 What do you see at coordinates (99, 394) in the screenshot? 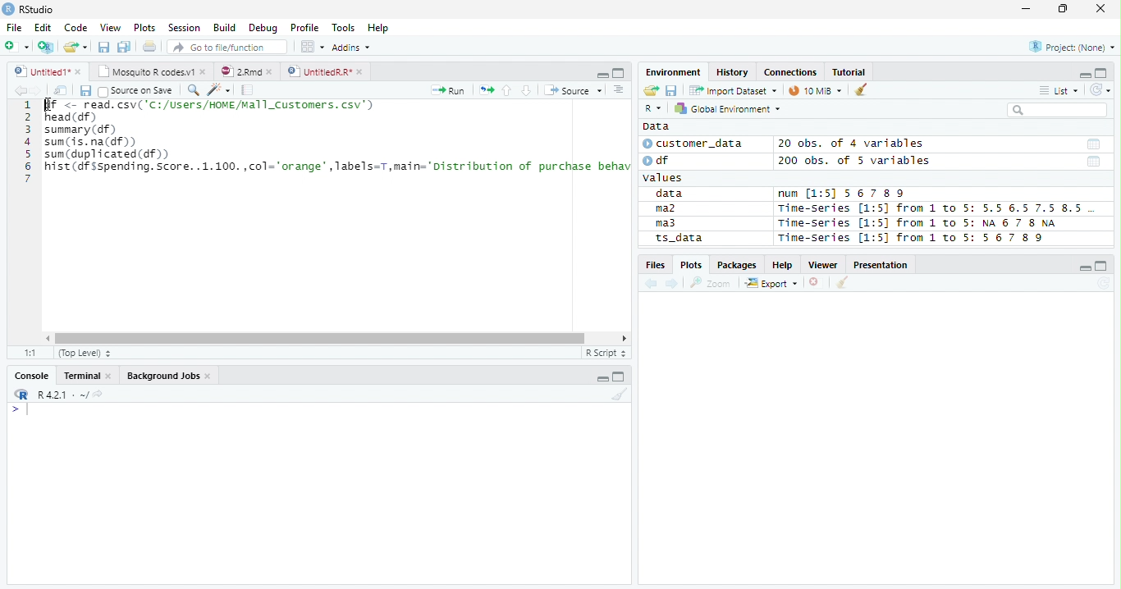
I see `View Current work directory` at bounding box center [99, 394].